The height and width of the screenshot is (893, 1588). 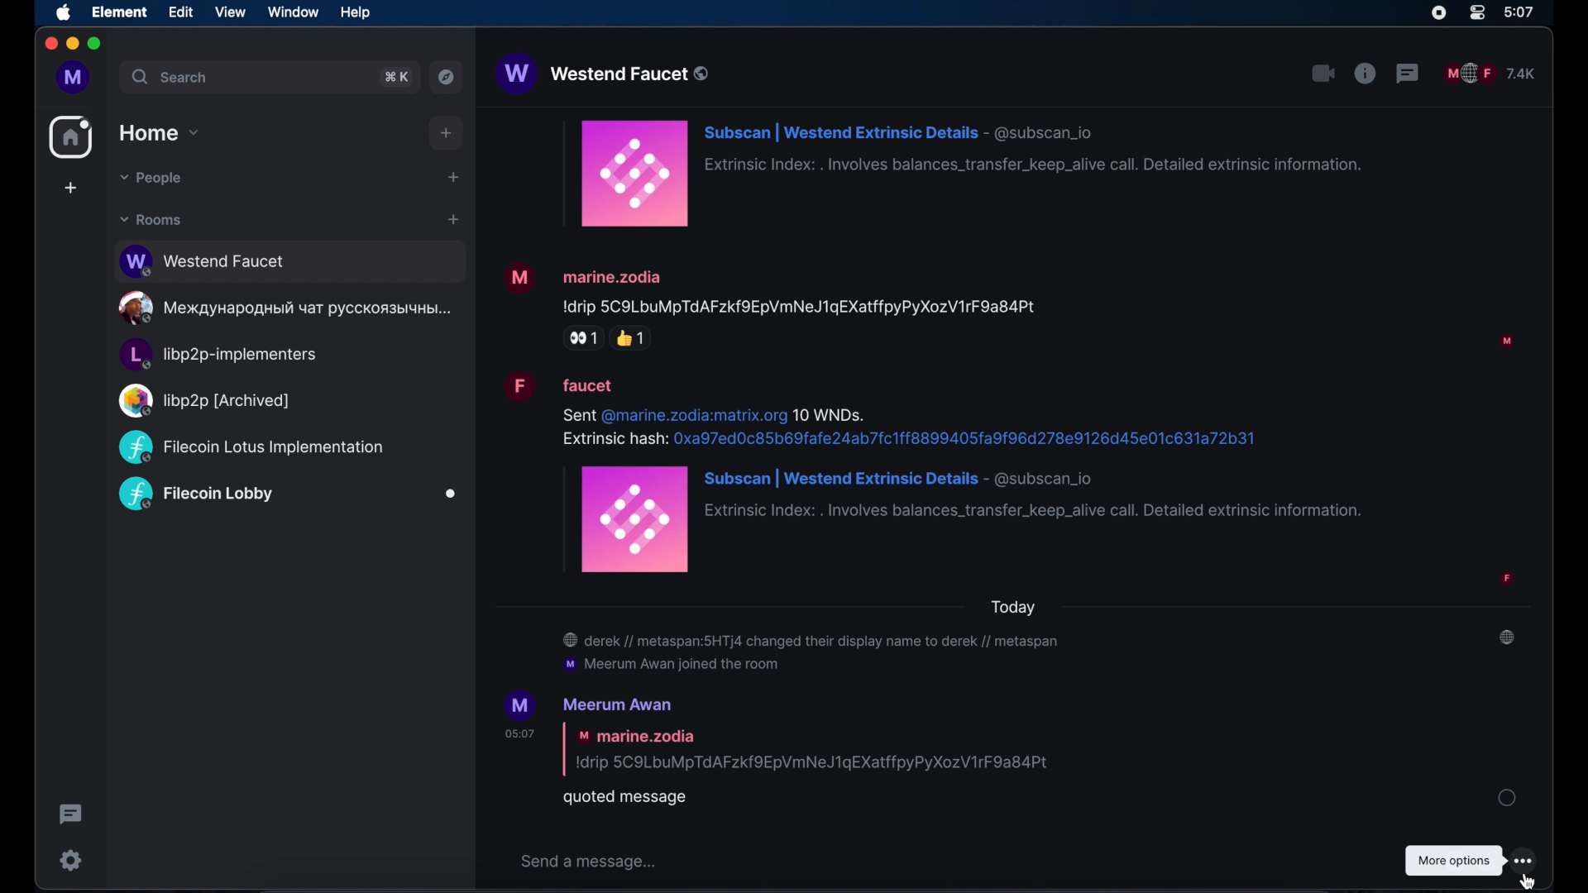 I want to click on add, so click(x=447, y=132).